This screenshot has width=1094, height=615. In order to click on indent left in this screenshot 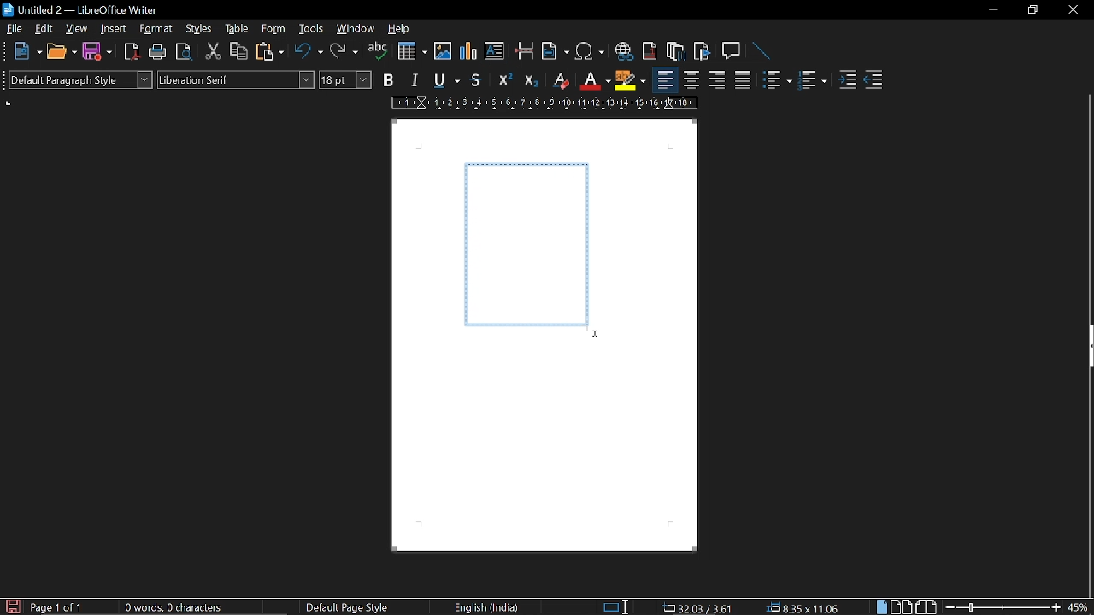, I will do `click(847, 81)`.